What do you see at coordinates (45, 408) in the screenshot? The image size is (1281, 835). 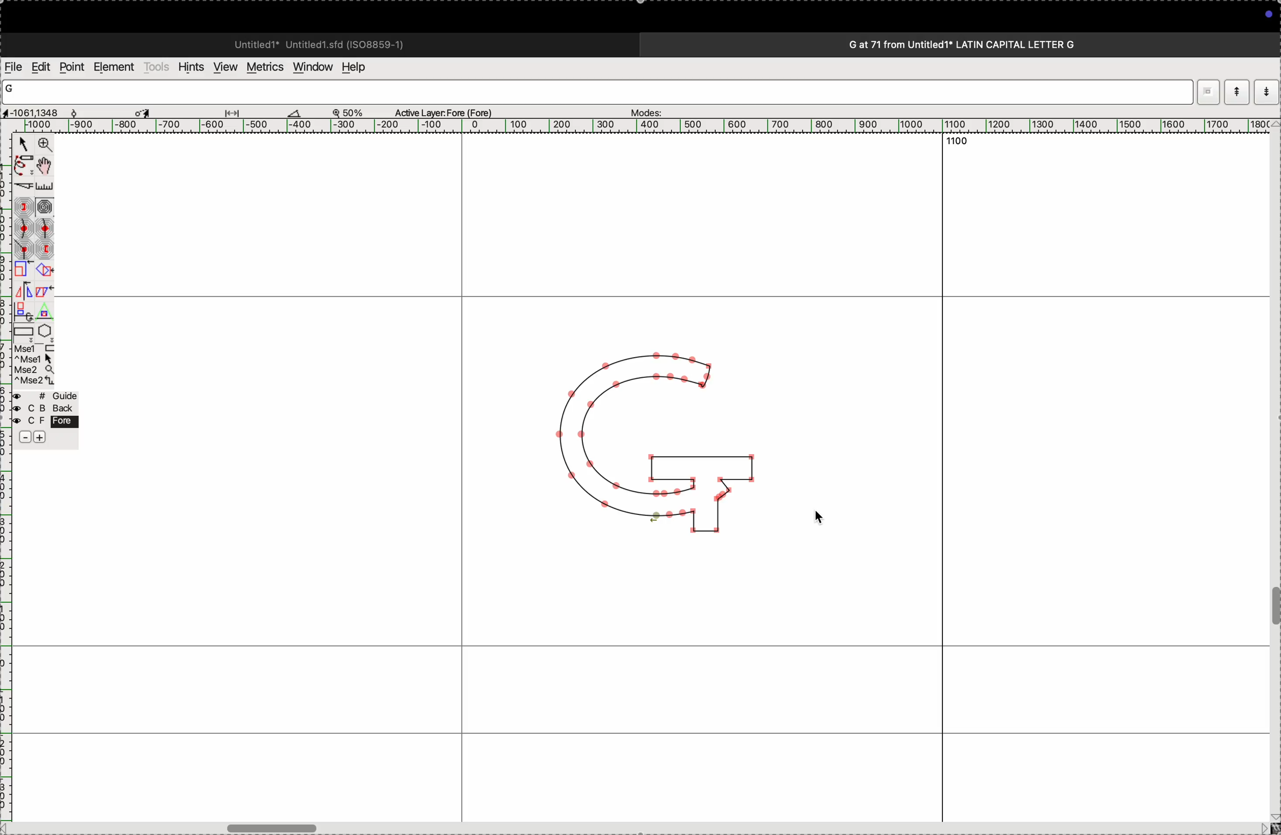 I see `back layer` at bounding box center [45, 408].